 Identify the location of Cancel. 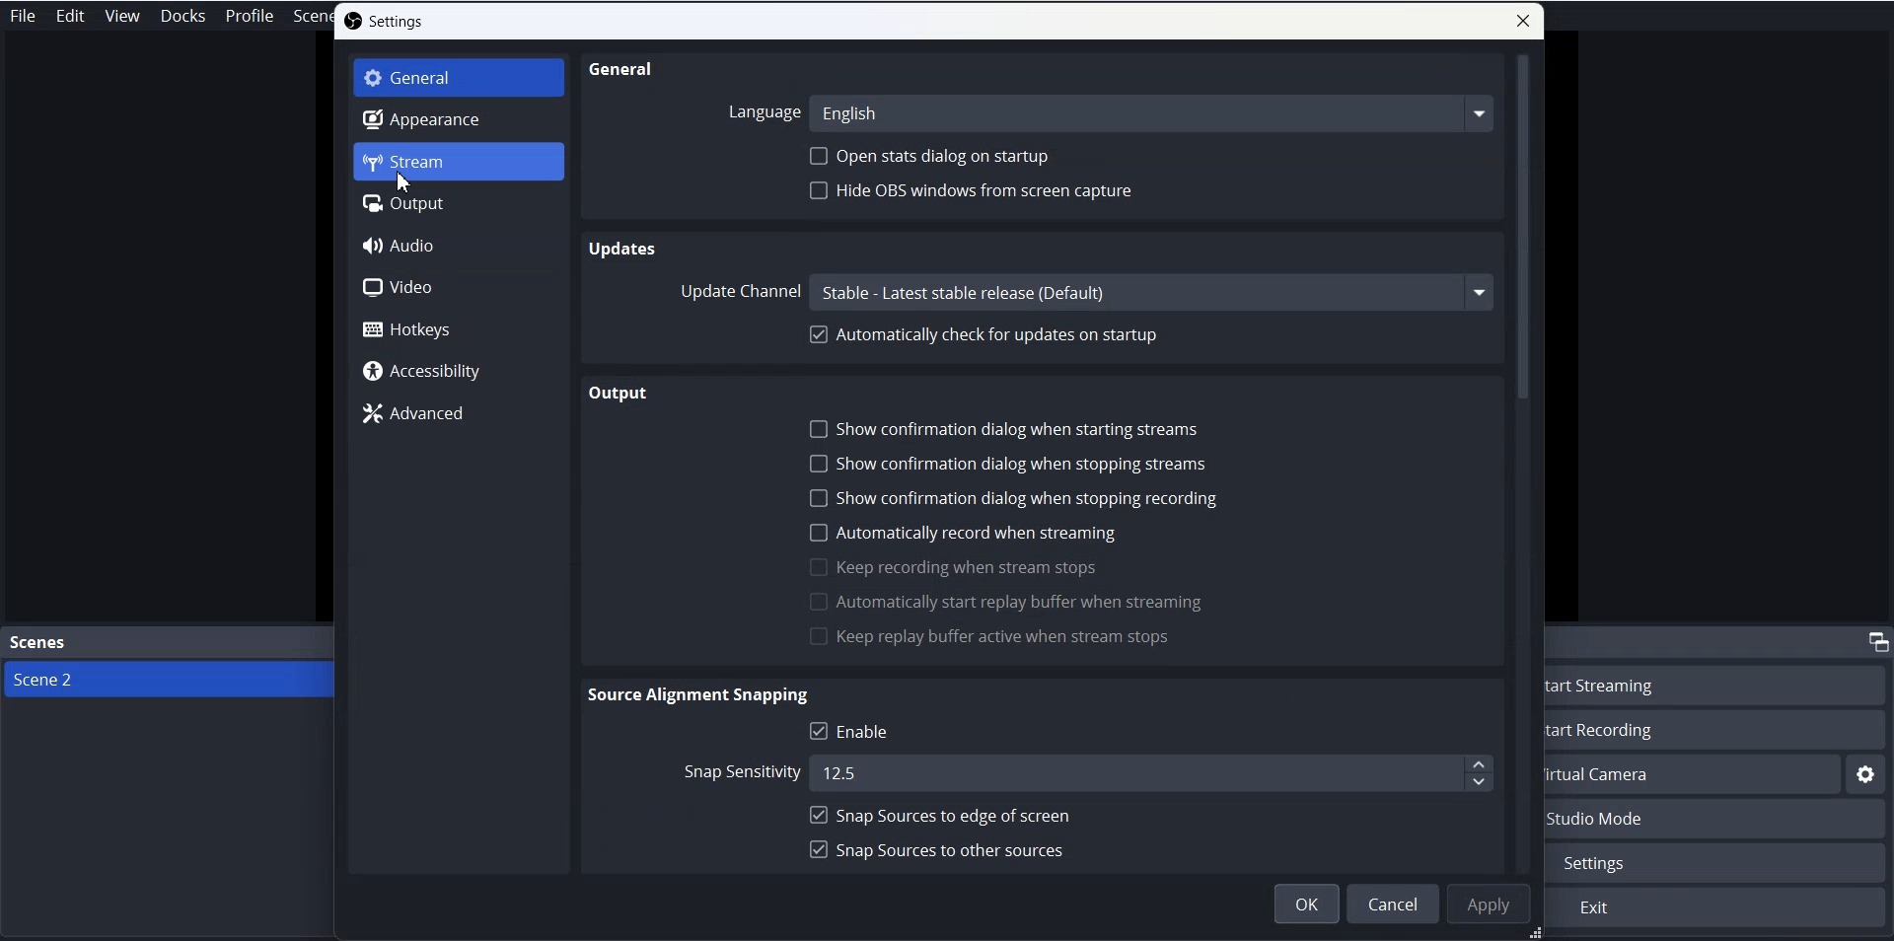
(1391, 905).